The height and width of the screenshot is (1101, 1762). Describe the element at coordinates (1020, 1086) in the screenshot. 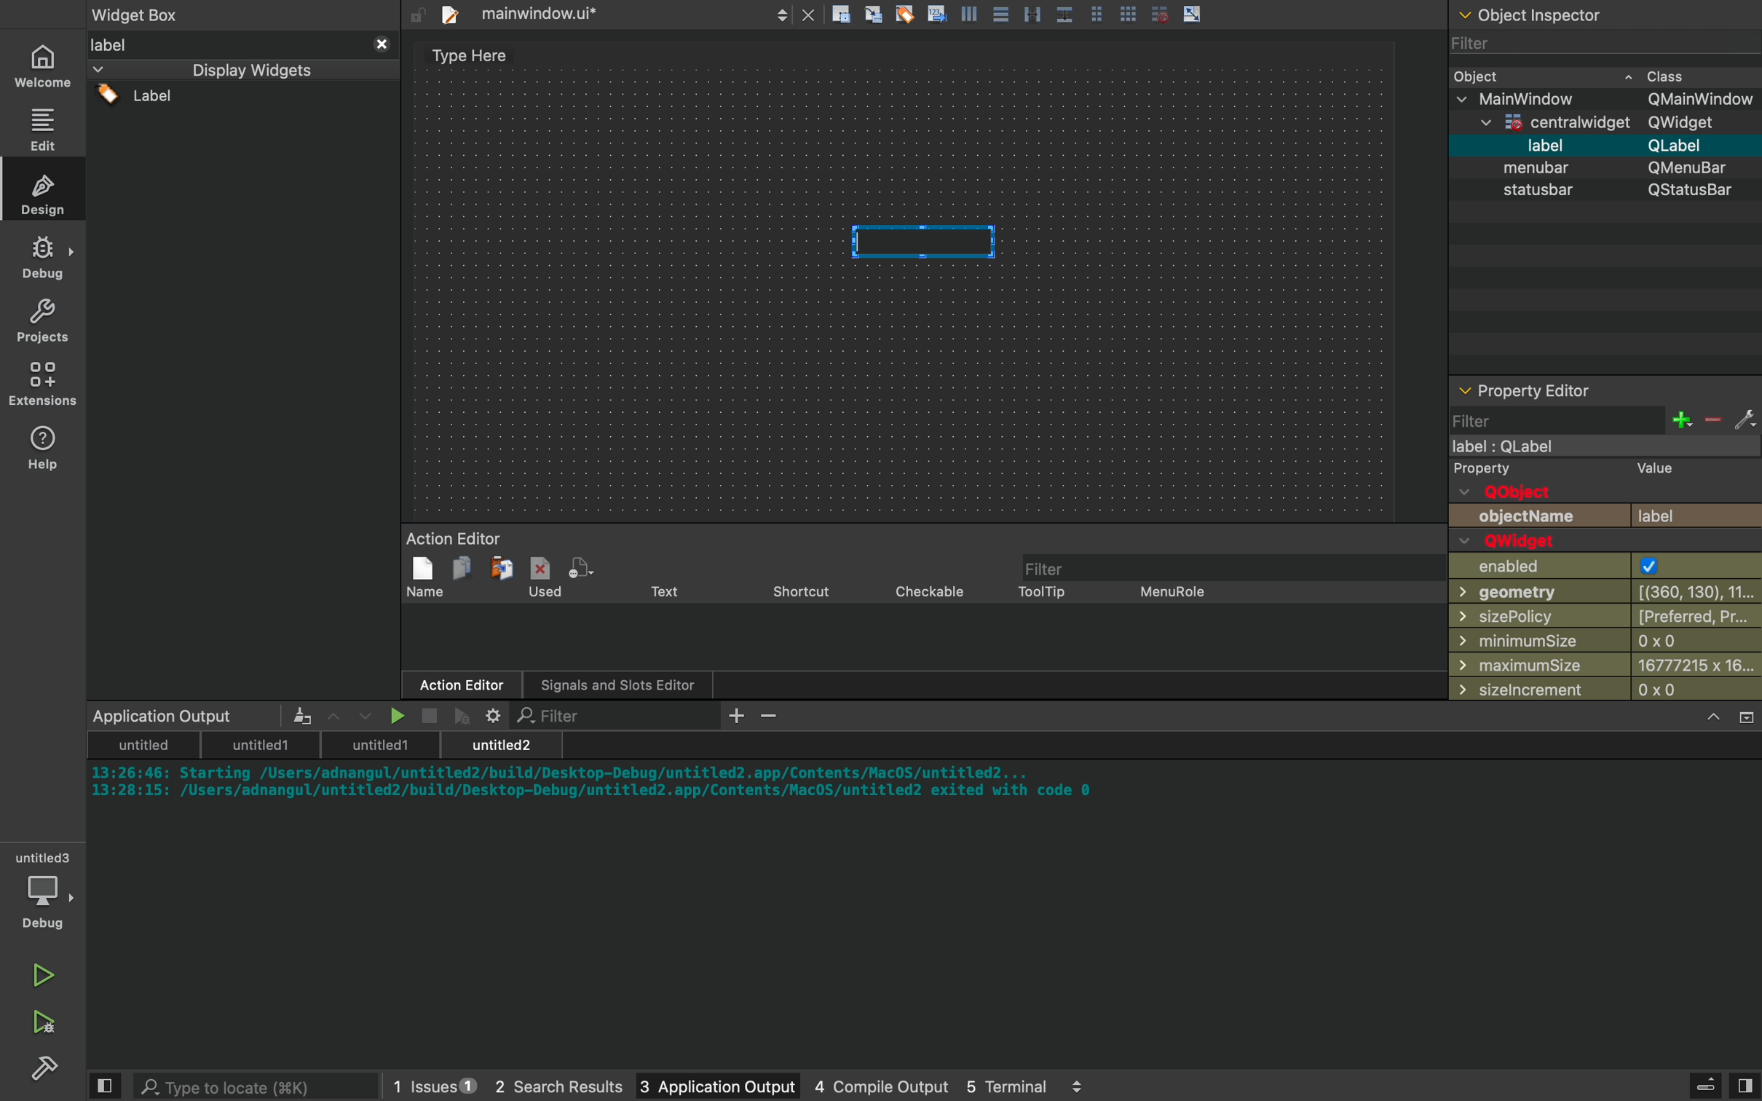

I see `5 terminal` at that location.